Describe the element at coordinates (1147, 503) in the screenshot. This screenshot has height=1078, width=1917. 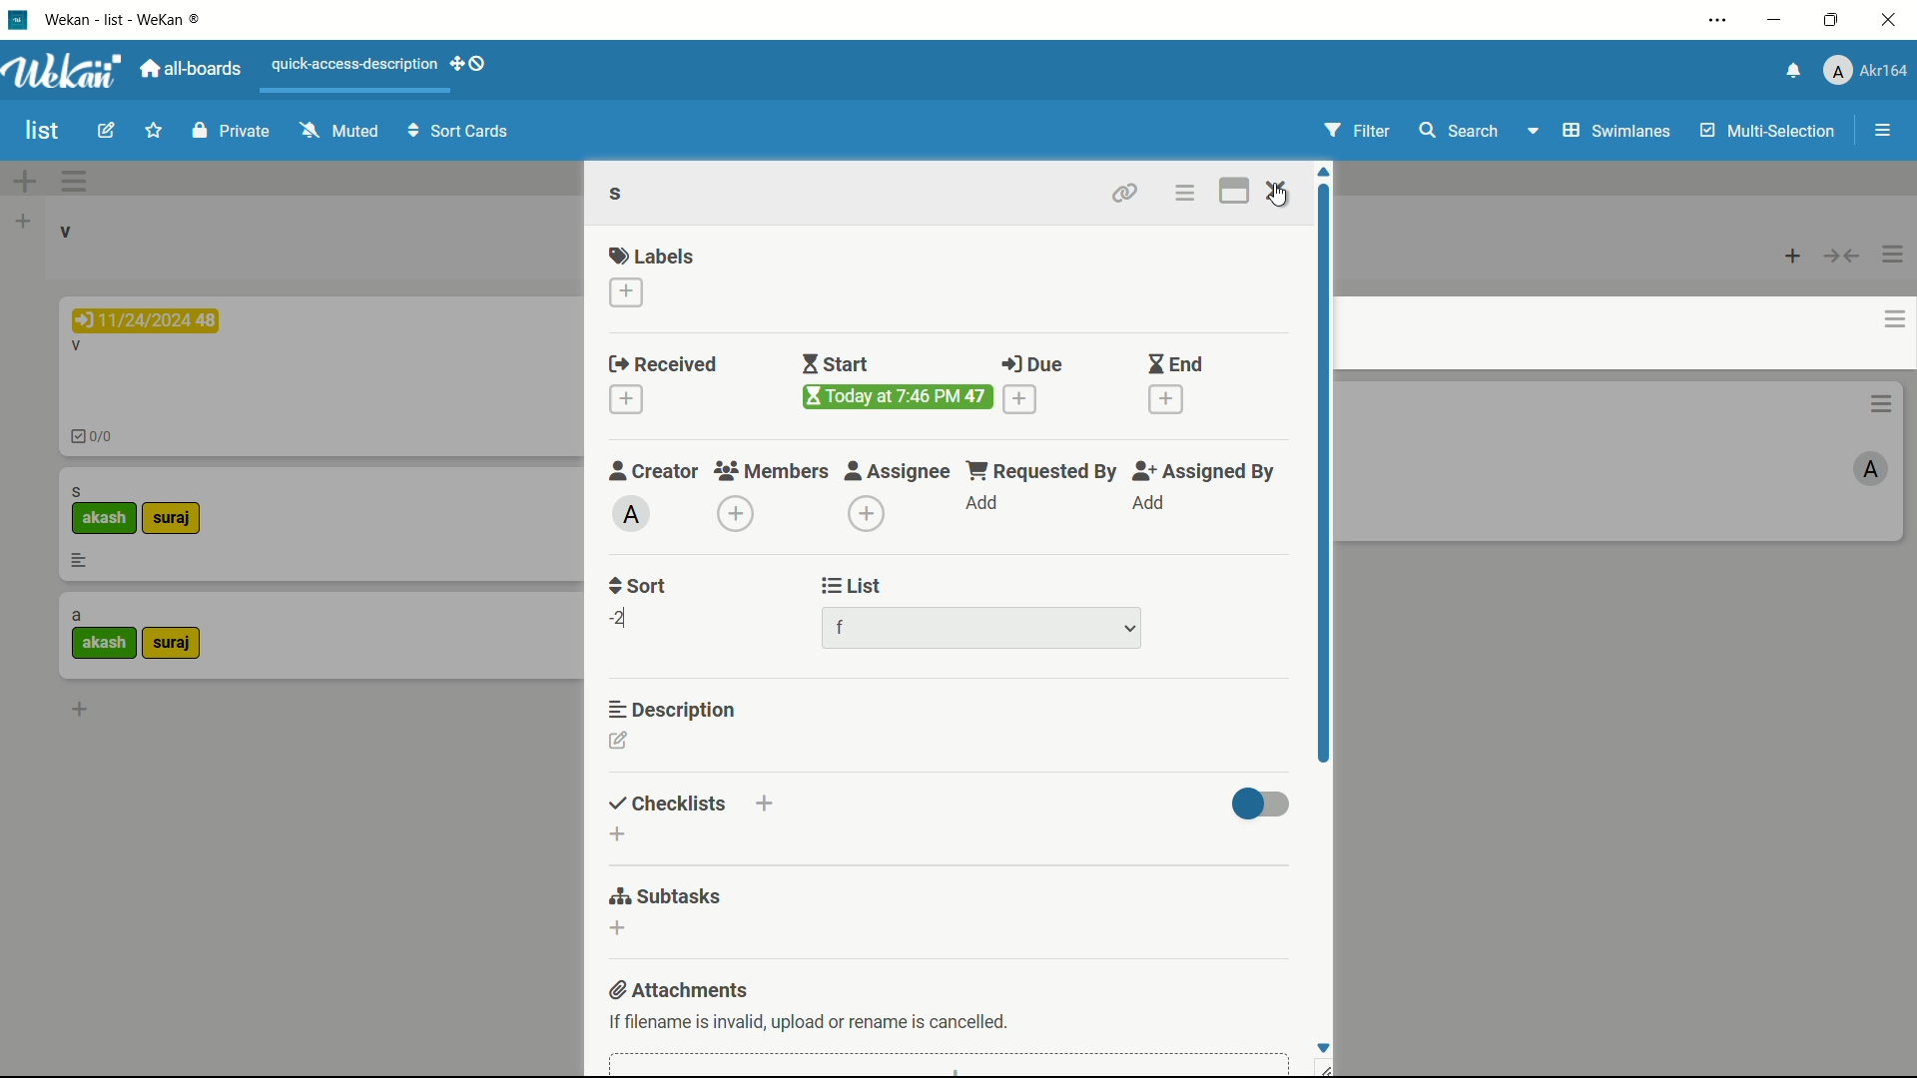
I see `add` at that location.